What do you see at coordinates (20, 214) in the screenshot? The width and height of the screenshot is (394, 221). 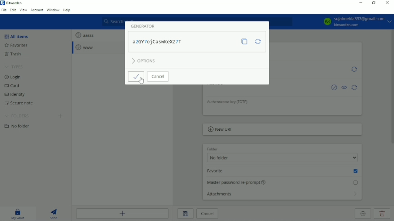 I see `My vault` at bounding box center [20, 214].